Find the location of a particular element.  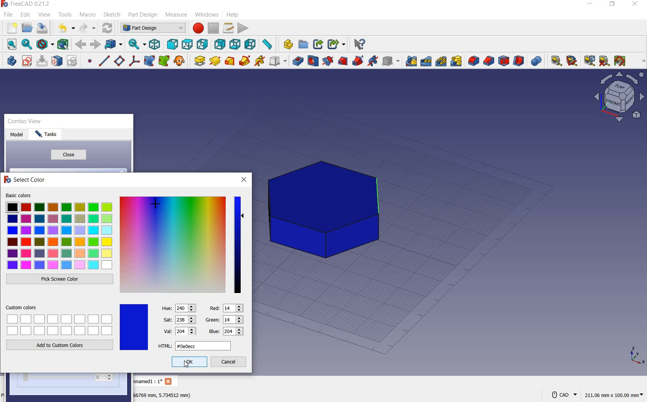

x,y,z points is located at coordinates (636, 358).